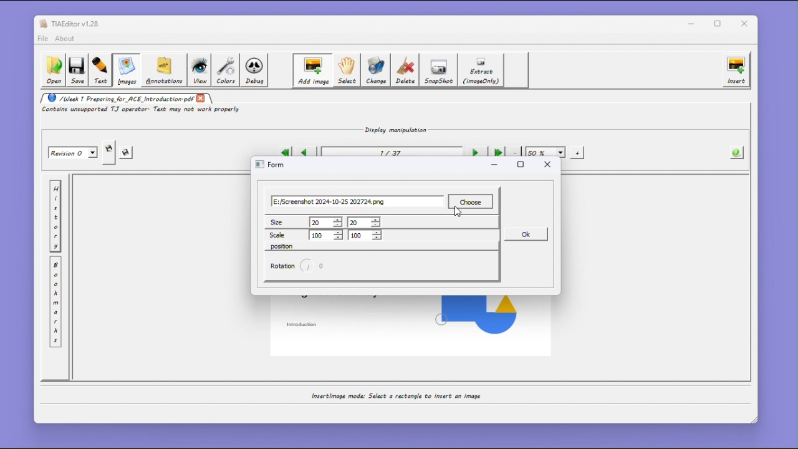 Image resolution: width=798 pixels, height=449 pixels. What do you see at coordinates (286, 221) in the screenshot?
I see `size` at bounding box center [286, 221].